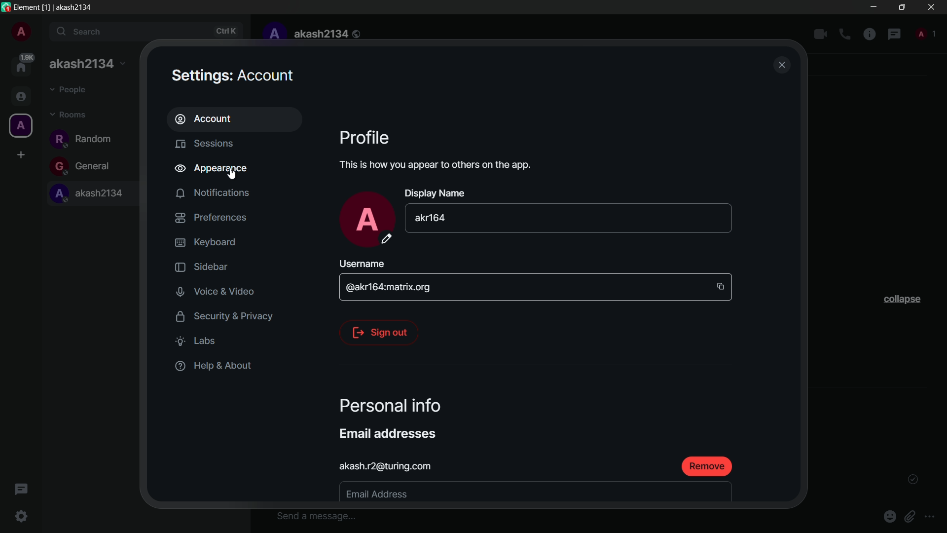  What do you see at coordinates (205, 143) in the screenshot?
I see `sessions` at bounding box center [205, 143].